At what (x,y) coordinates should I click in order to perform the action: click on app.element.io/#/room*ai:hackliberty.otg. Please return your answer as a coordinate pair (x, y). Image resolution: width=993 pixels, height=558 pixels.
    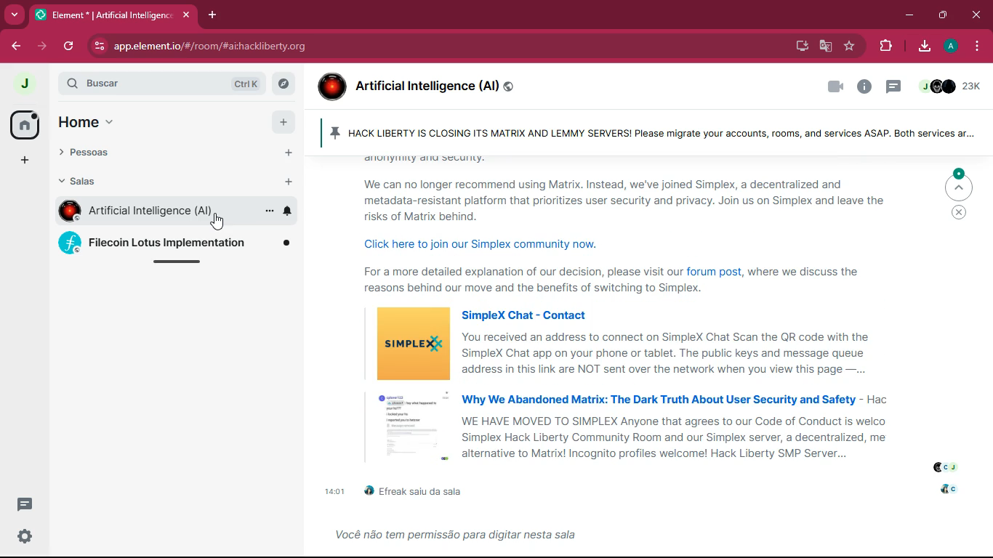
    Looking at the image, I should click on (237, 46).